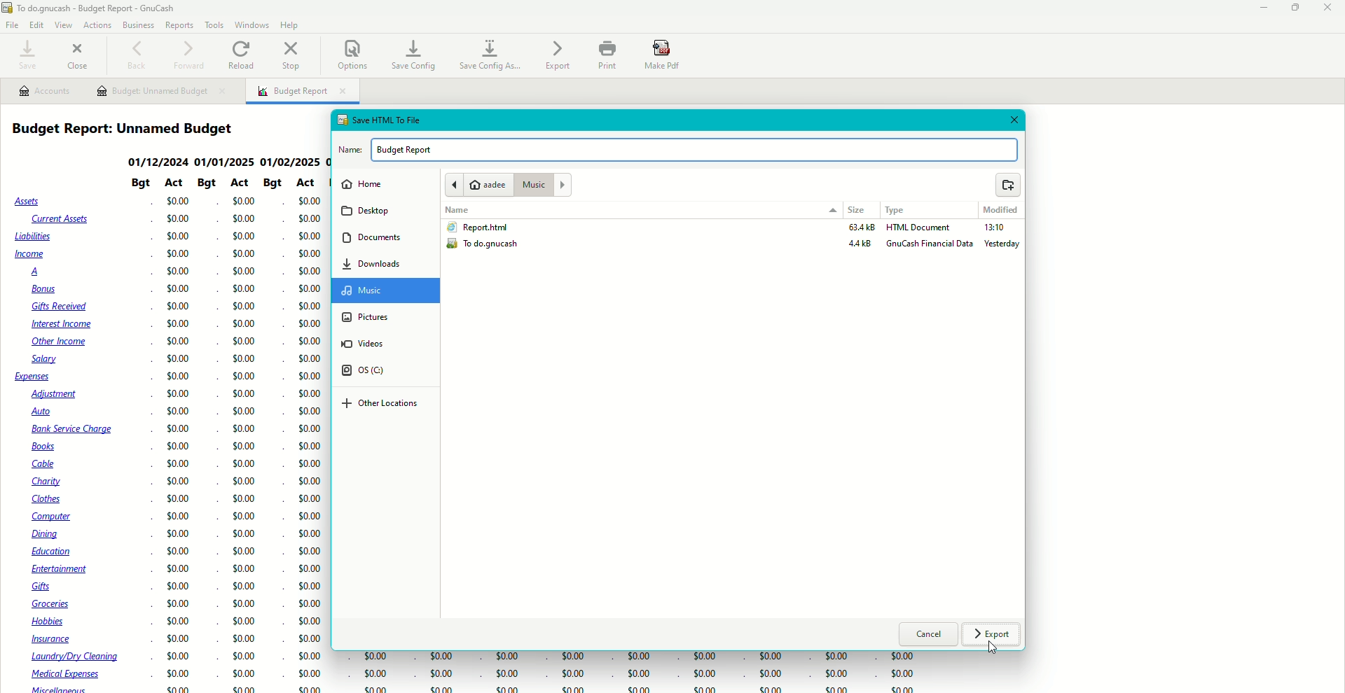 The width and height of the screenshot is (1345, 693). I want to click on To do, so click(488, 246).